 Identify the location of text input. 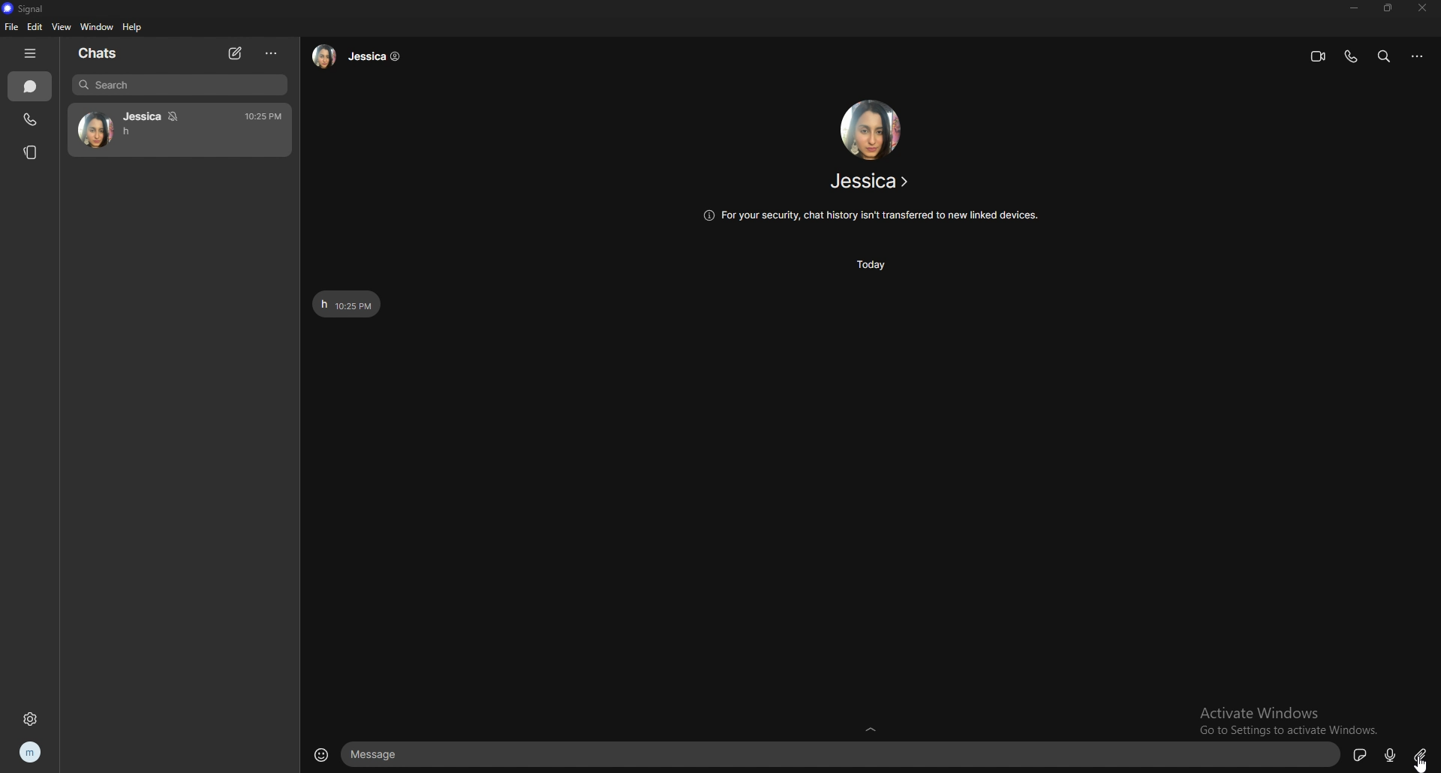
(842, 755).